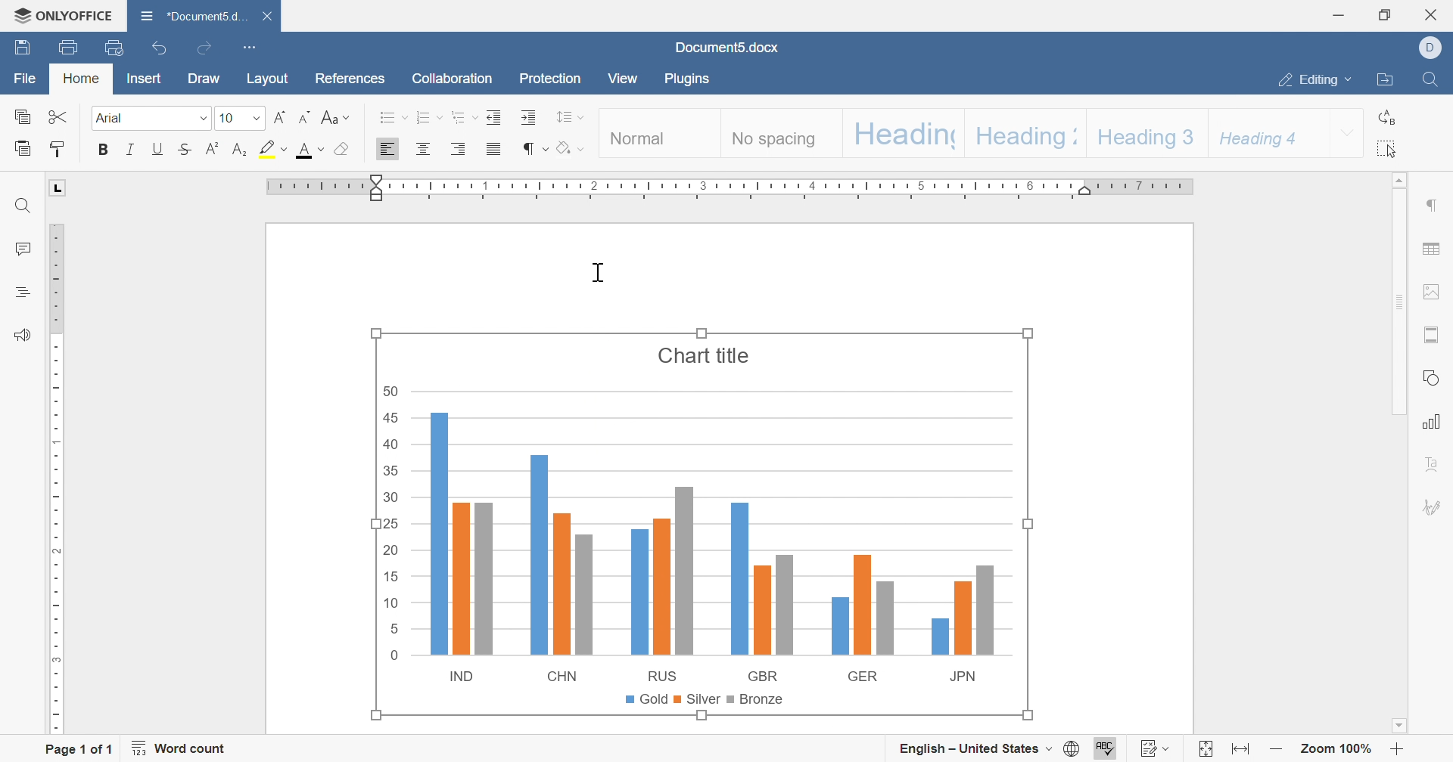  What do you see at coordinates (452, 78) in the screenshot?
I see `collaboration` at bounding box center [452, 78].